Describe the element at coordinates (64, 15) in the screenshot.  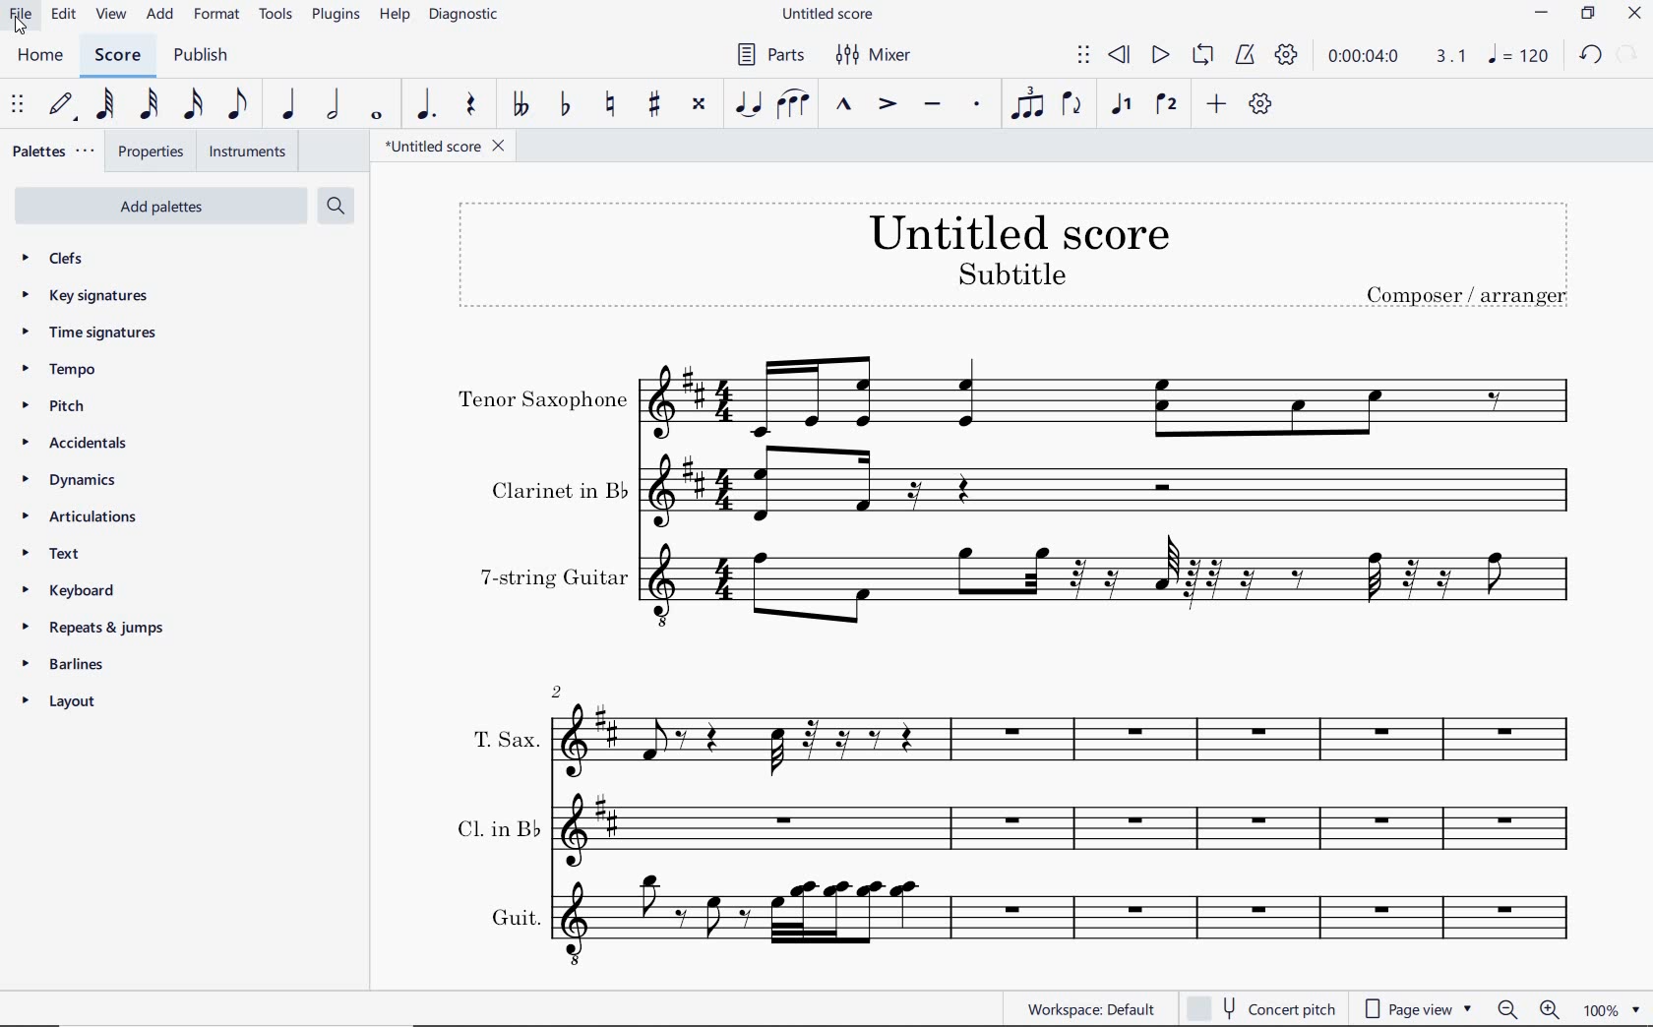
I see `EDIT` at that location.